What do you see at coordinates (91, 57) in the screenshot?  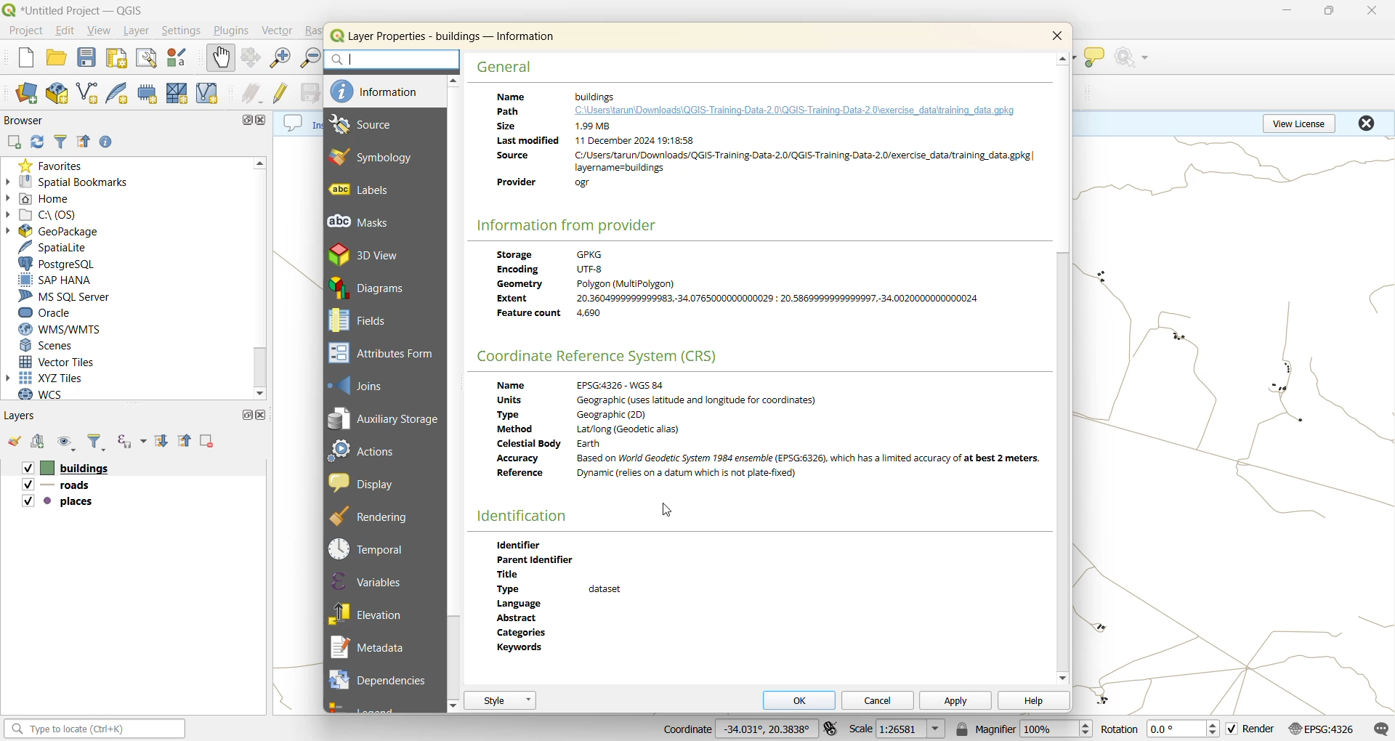 I see `save` at bounding box center [91, 57].